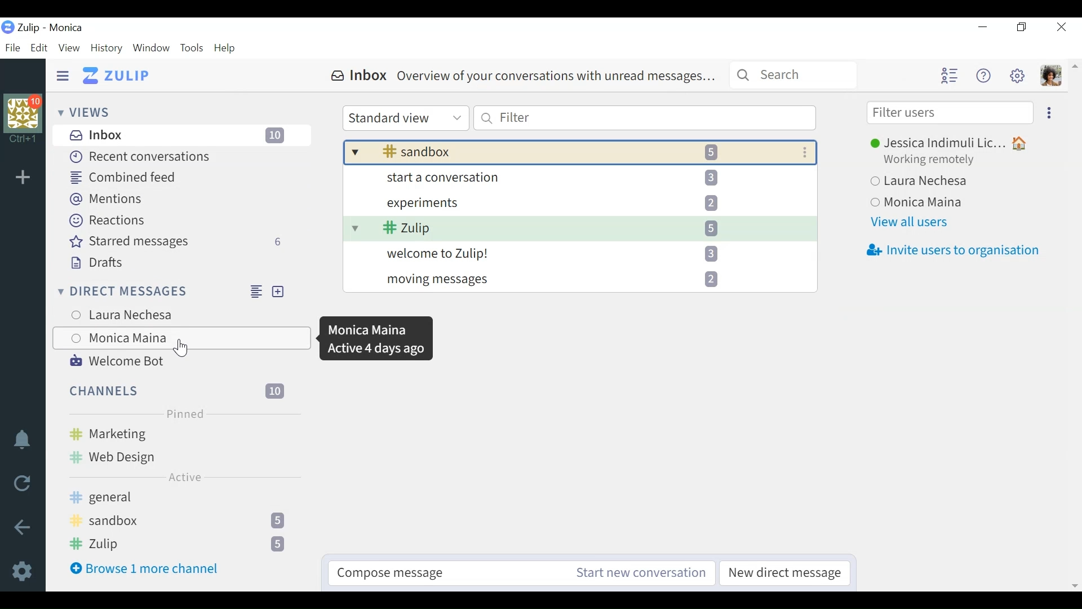 This screenshot has width=1082, height=609. I want to click on New Direct message, so click(278, 292).